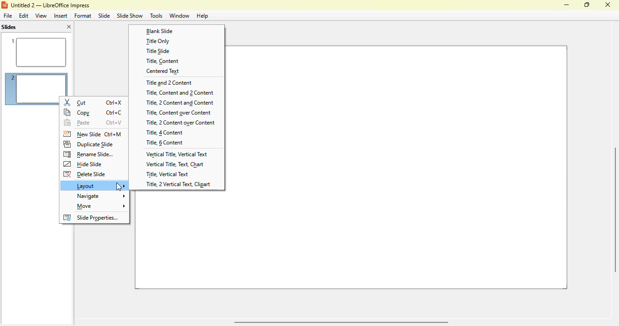  Describe the element at coordinates (88, 144) in the screenshot. I see `duplicate slide` at that location.